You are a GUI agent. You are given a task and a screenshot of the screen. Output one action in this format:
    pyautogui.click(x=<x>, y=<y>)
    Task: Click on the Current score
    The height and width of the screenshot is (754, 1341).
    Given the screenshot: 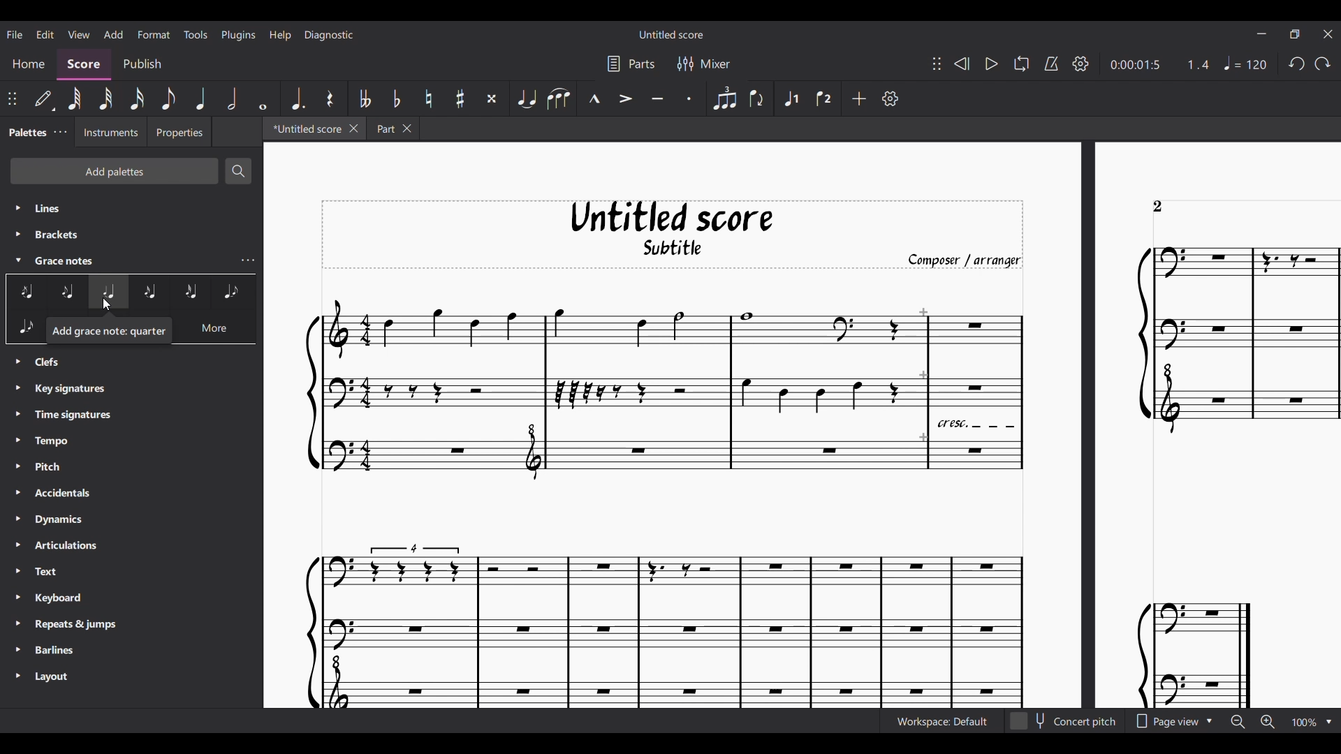 What is the action you would take?
    pyautogui.click(x=821, y=494)
    